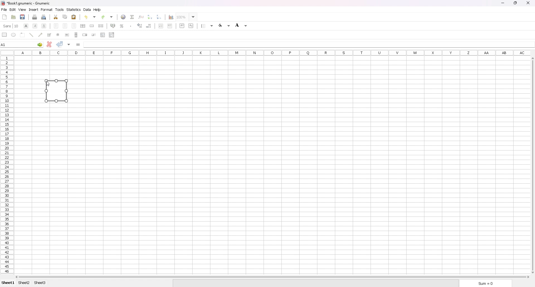  Describe the element at coordinates (22, 45) in the screenshot. I see `selected cell` at that location.